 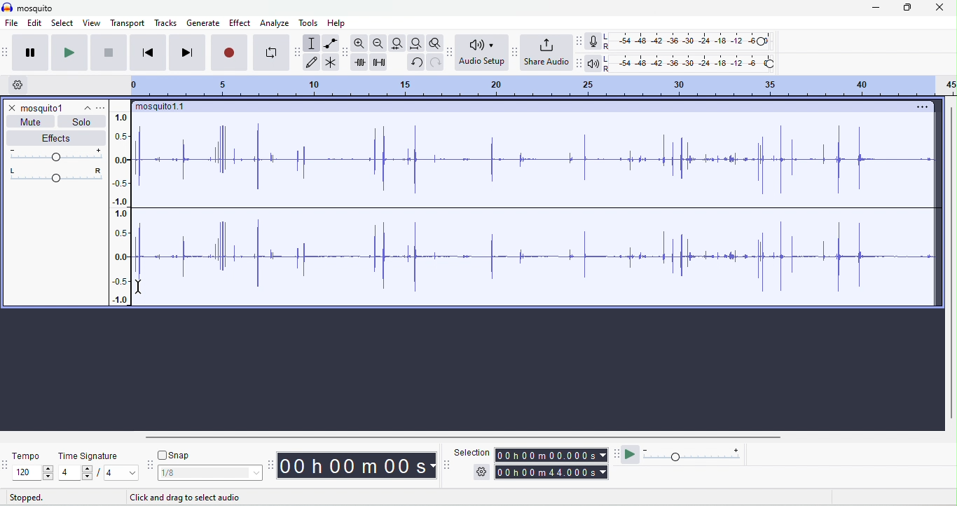 I want to click on minimize, so click(x=873, y=8).